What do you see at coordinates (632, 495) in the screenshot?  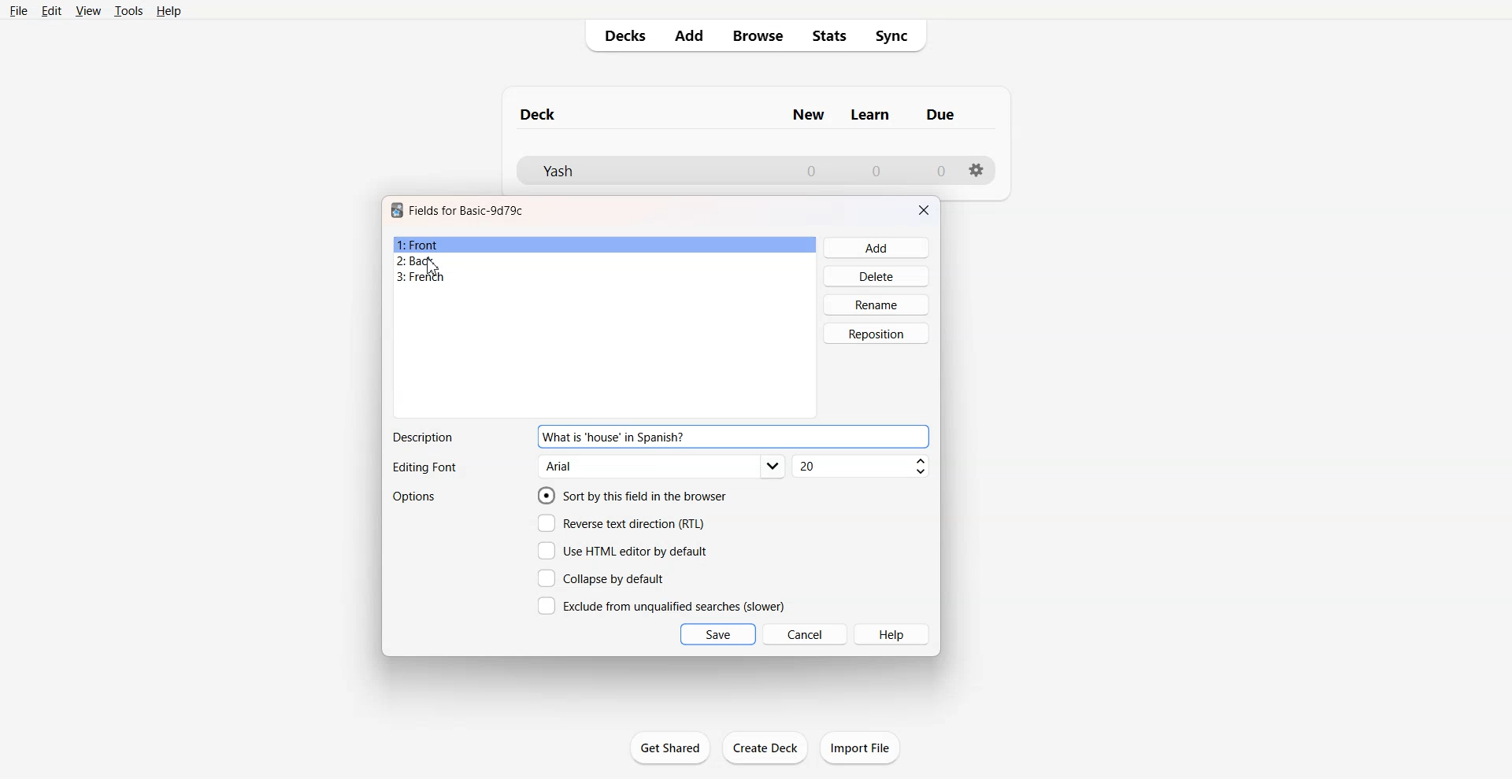 I see `Sort by this field in the browser` at bounding box center [632, 495].